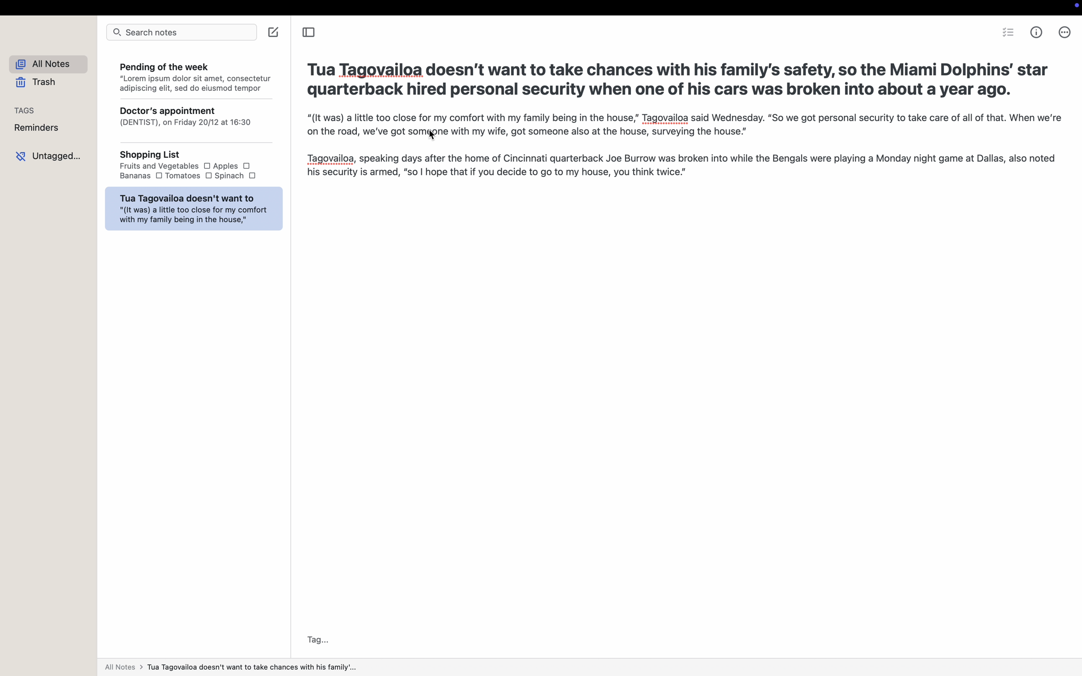 The width and height of the screenshot is (1082, 676). What do you see at coordinates (1007, 32) in the screenshot?
I see `check list` at bounding box center [1007, 32].